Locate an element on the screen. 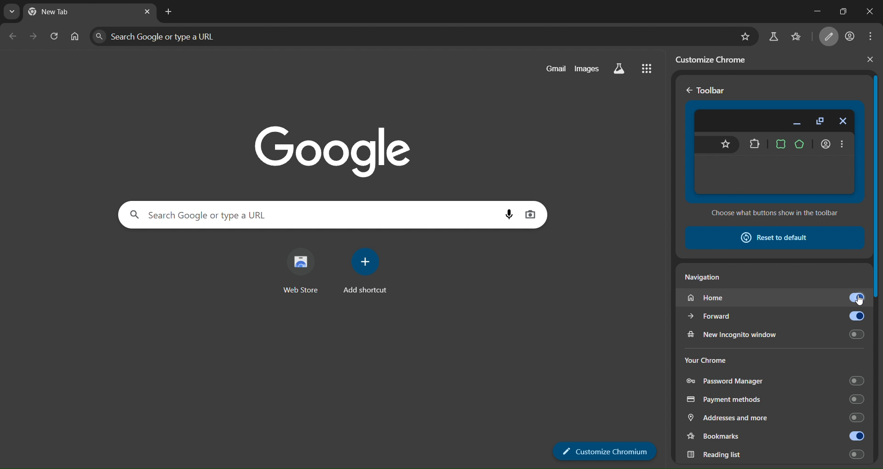 The width and height of the screenshot is (883, 469). reload page is located at coordinates (55, 38).